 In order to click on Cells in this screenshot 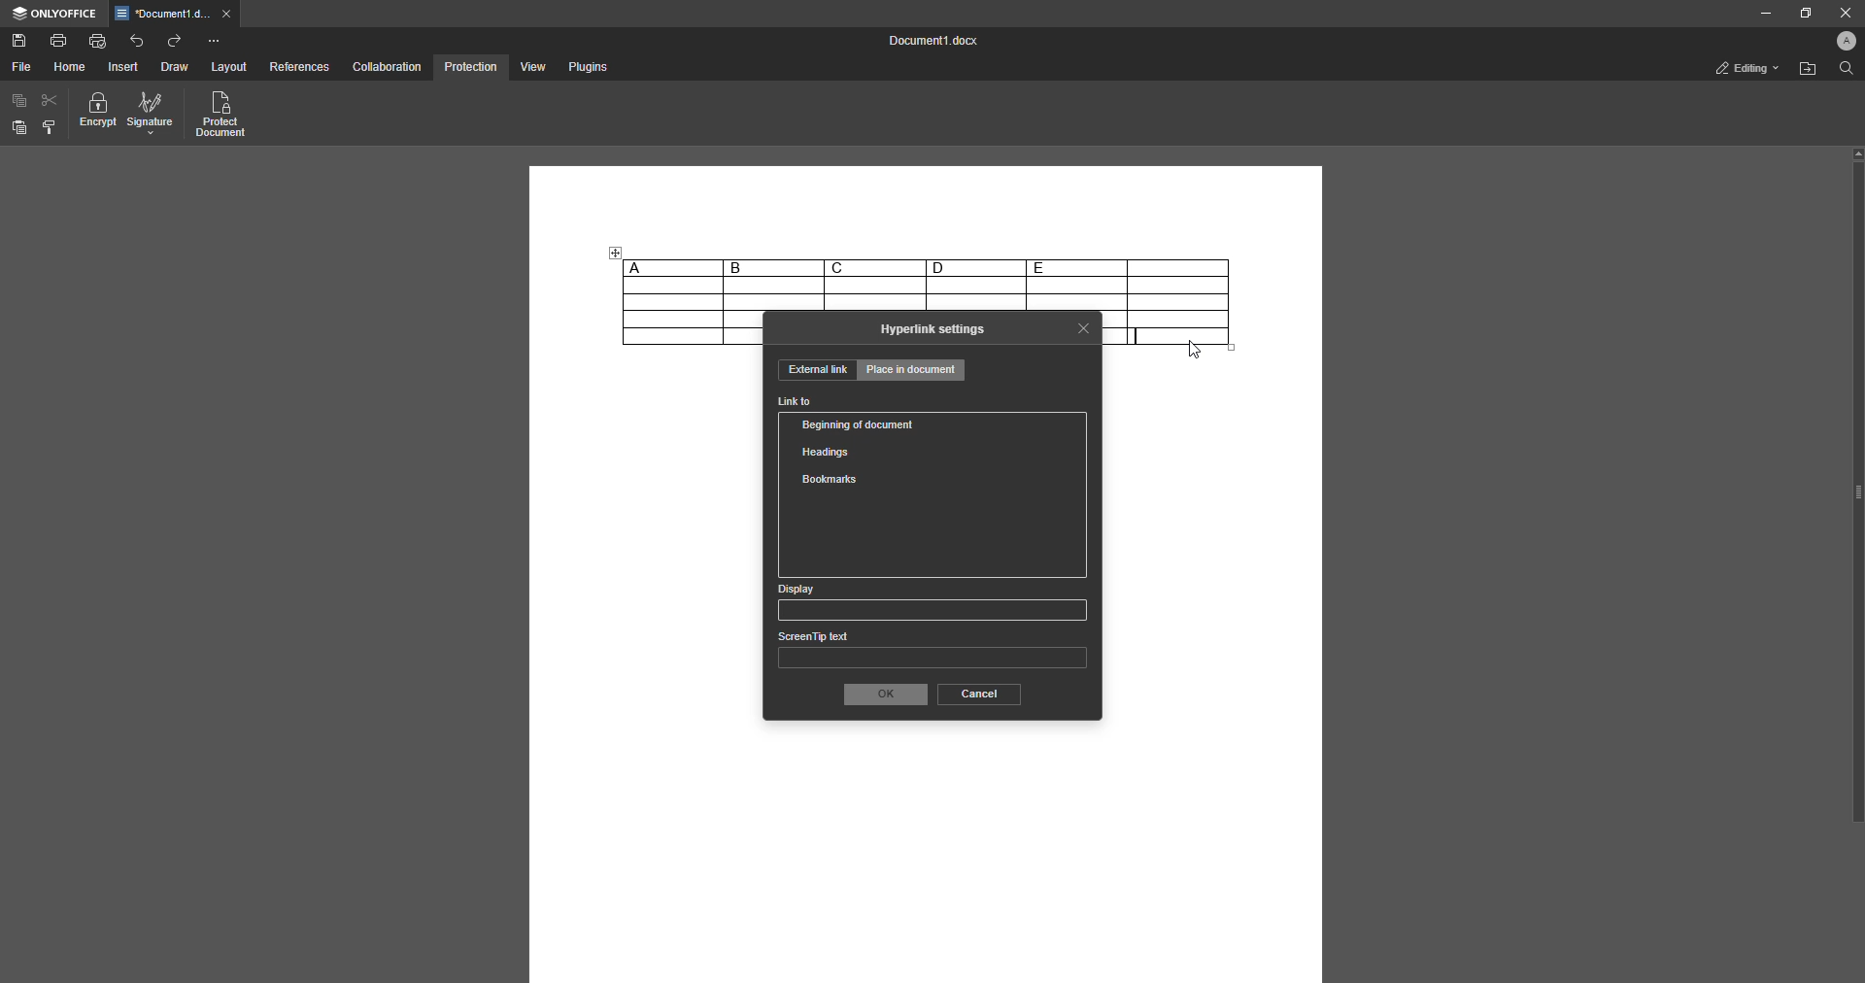, I will do `click(927, 294)`.